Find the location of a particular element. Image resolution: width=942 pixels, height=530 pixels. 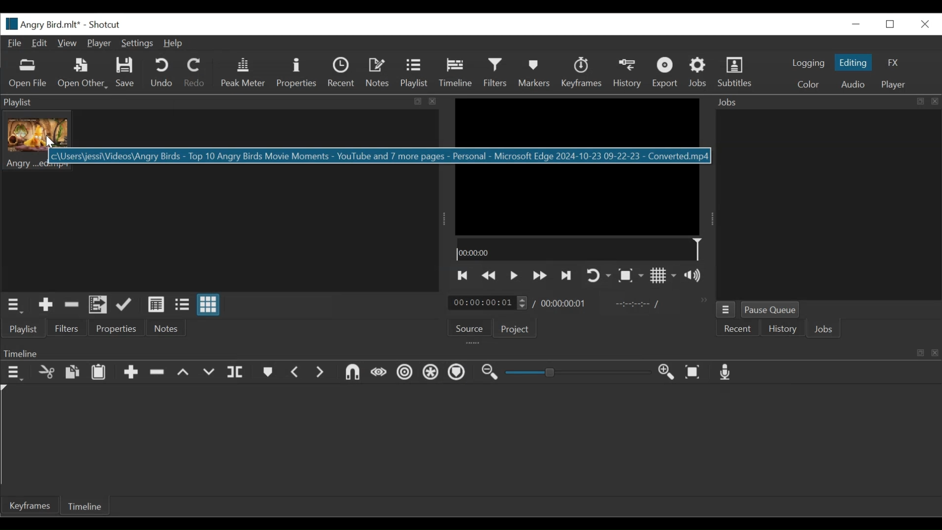

Undo is located at coordinates (163, 73).